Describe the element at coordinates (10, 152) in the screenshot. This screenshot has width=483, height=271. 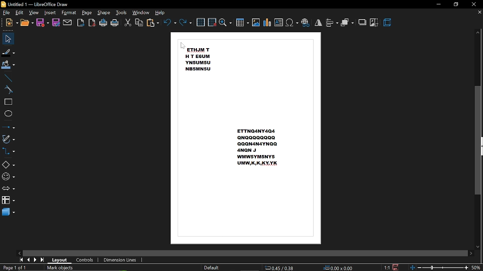
I see `connector` at that location.